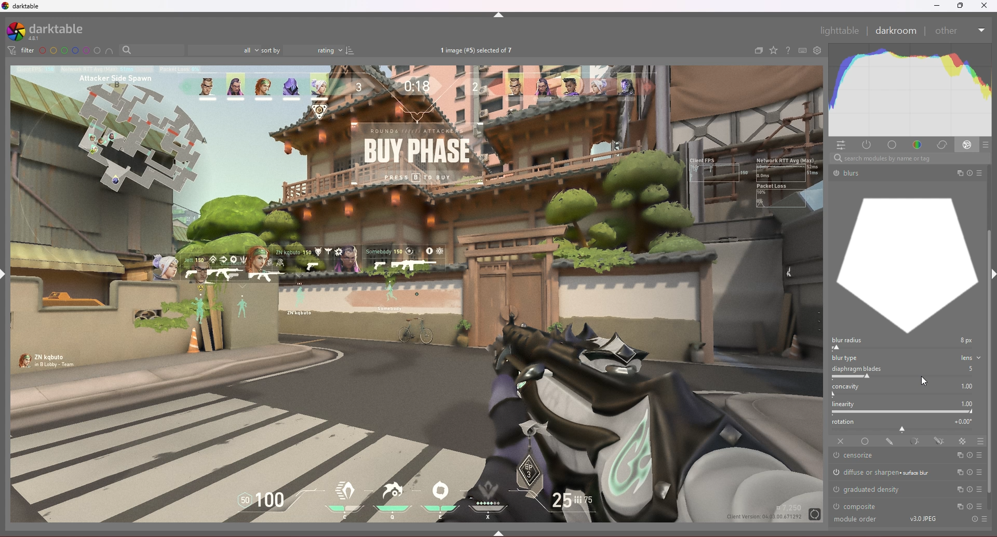  Describe the element at coordinates (918, 145) in the screenshot. I see `color` at that location.